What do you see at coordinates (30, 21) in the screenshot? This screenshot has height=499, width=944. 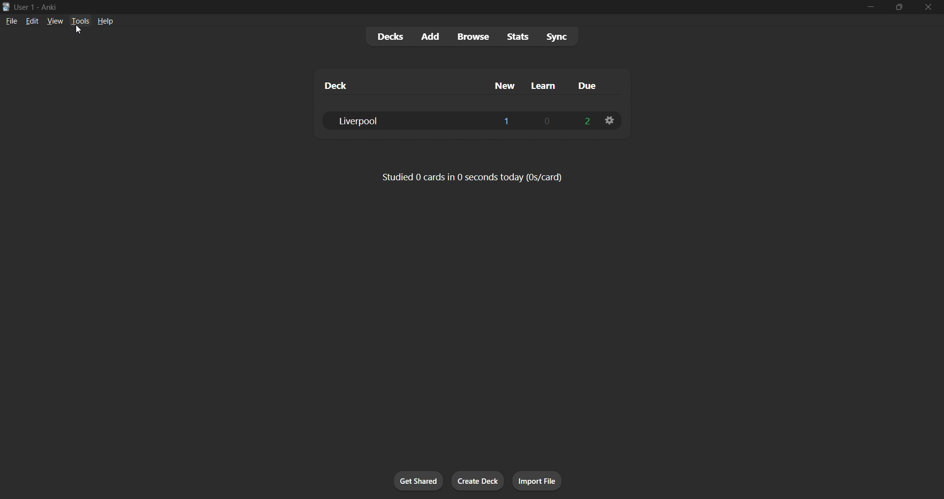 I see `edit` at bounding box center [30, 21].